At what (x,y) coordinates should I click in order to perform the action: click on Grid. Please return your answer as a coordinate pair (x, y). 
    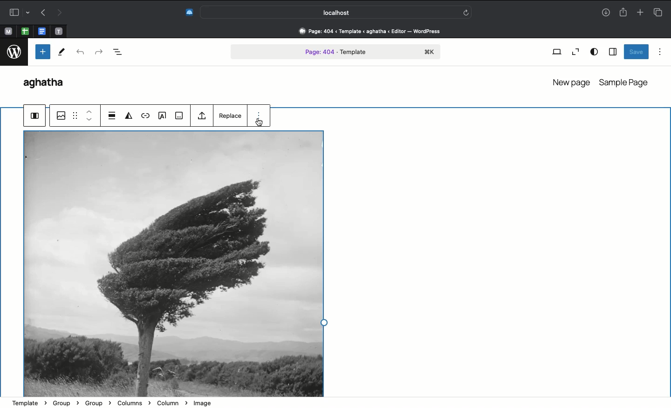
    Looking at the image, I should click on (75, 115).